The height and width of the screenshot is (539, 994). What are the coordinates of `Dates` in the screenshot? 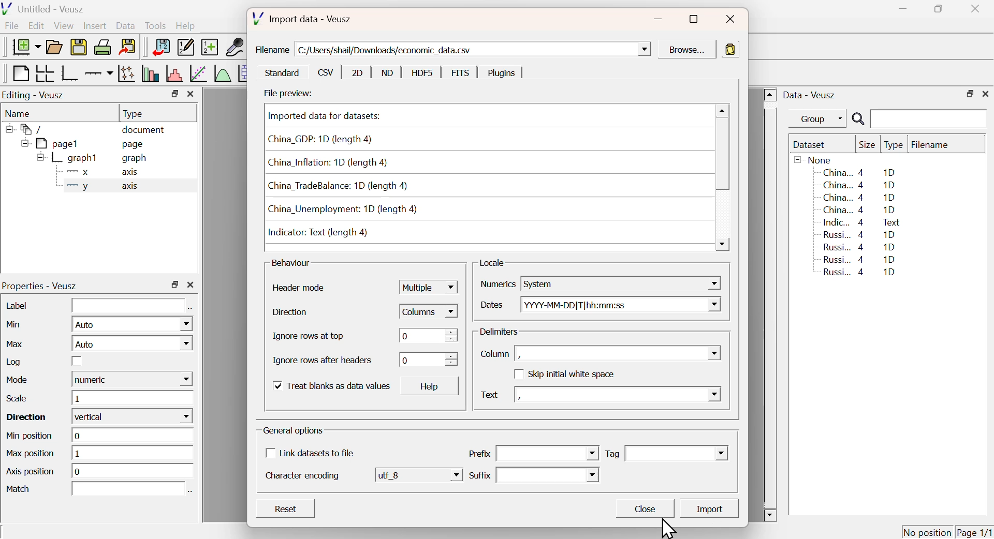 It's located at (491, 305).